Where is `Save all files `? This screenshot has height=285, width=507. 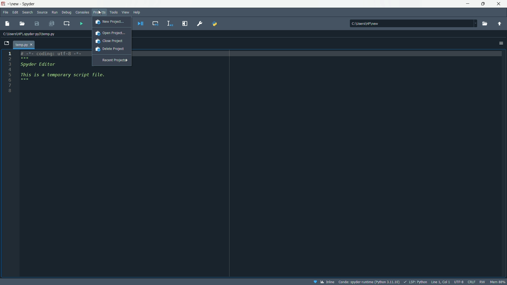
Save all files  is located at coordinates (52, 23).